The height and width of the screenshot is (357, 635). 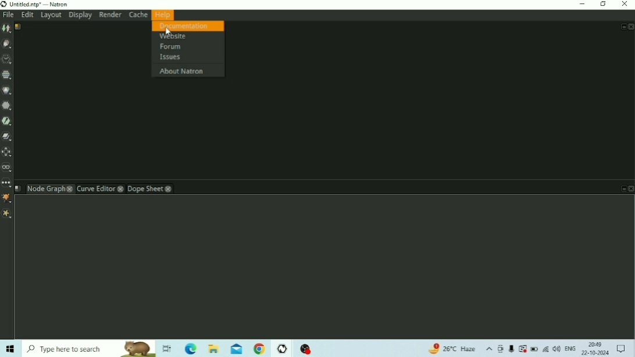 I want to click on Time, so click(x=595, y=344).